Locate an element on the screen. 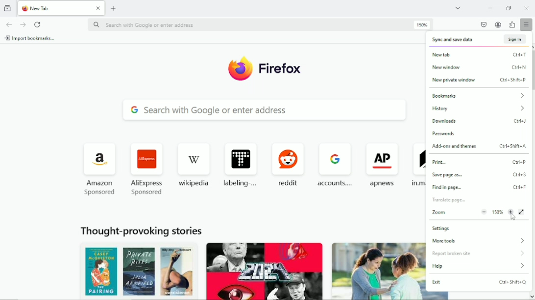  Help is located at coordinates (481, 266).